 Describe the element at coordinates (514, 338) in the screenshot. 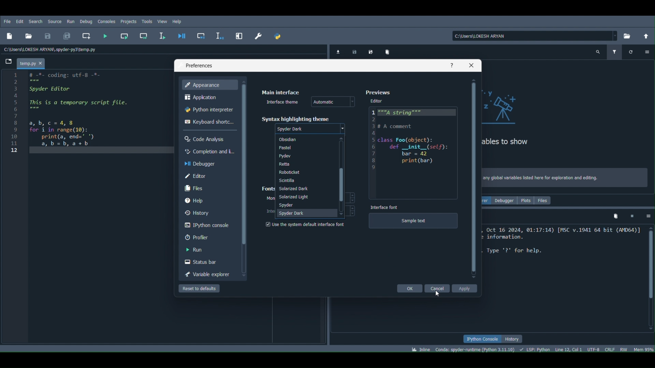

I see `History` at that location.